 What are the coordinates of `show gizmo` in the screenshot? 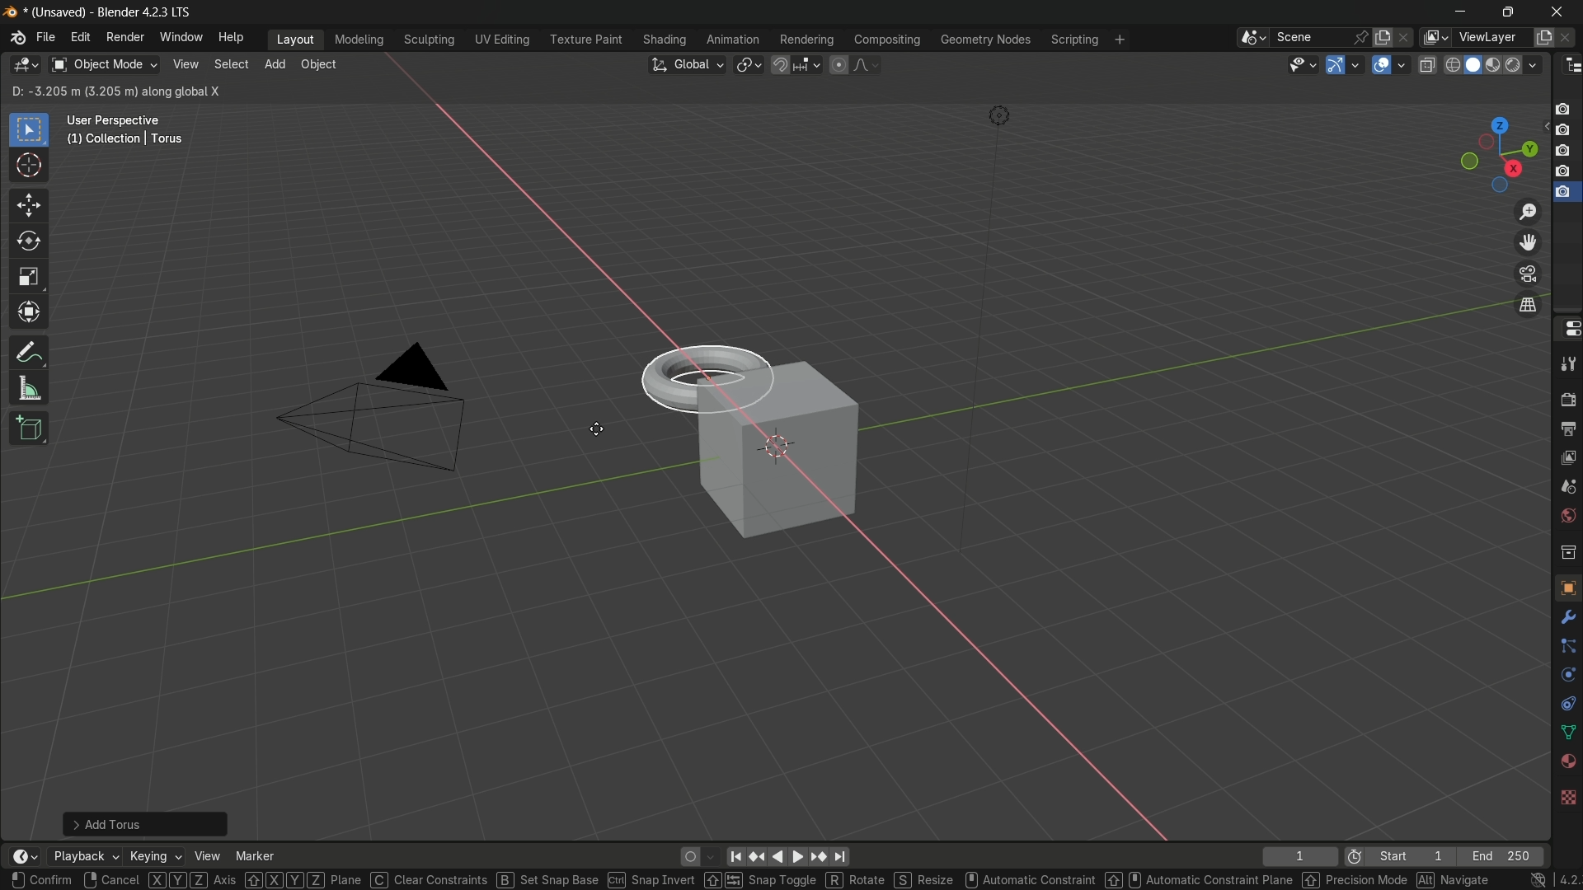 It's located at (1336, 65).